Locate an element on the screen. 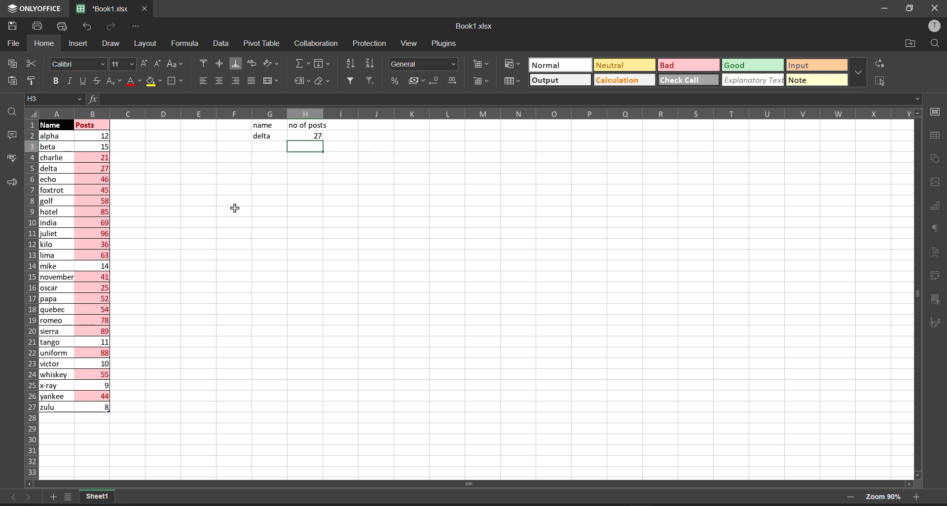 The image size is (947, 506). open file location is located at coordinates (911, 42).